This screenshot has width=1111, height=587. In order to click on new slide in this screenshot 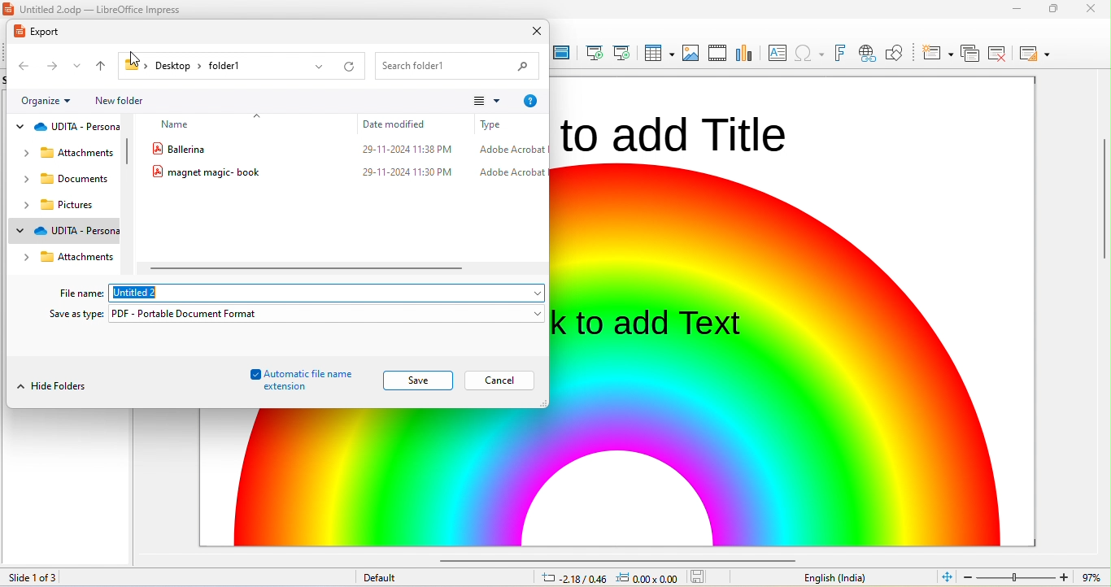, I will do `click(937, 52)`.